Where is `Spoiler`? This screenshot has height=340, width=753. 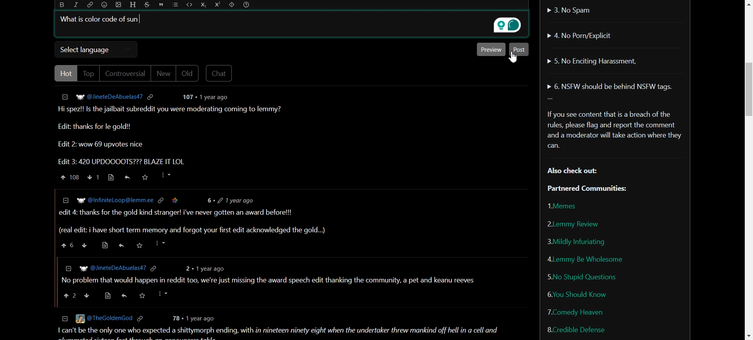
Spoiler is located at coordinates (232, 5).